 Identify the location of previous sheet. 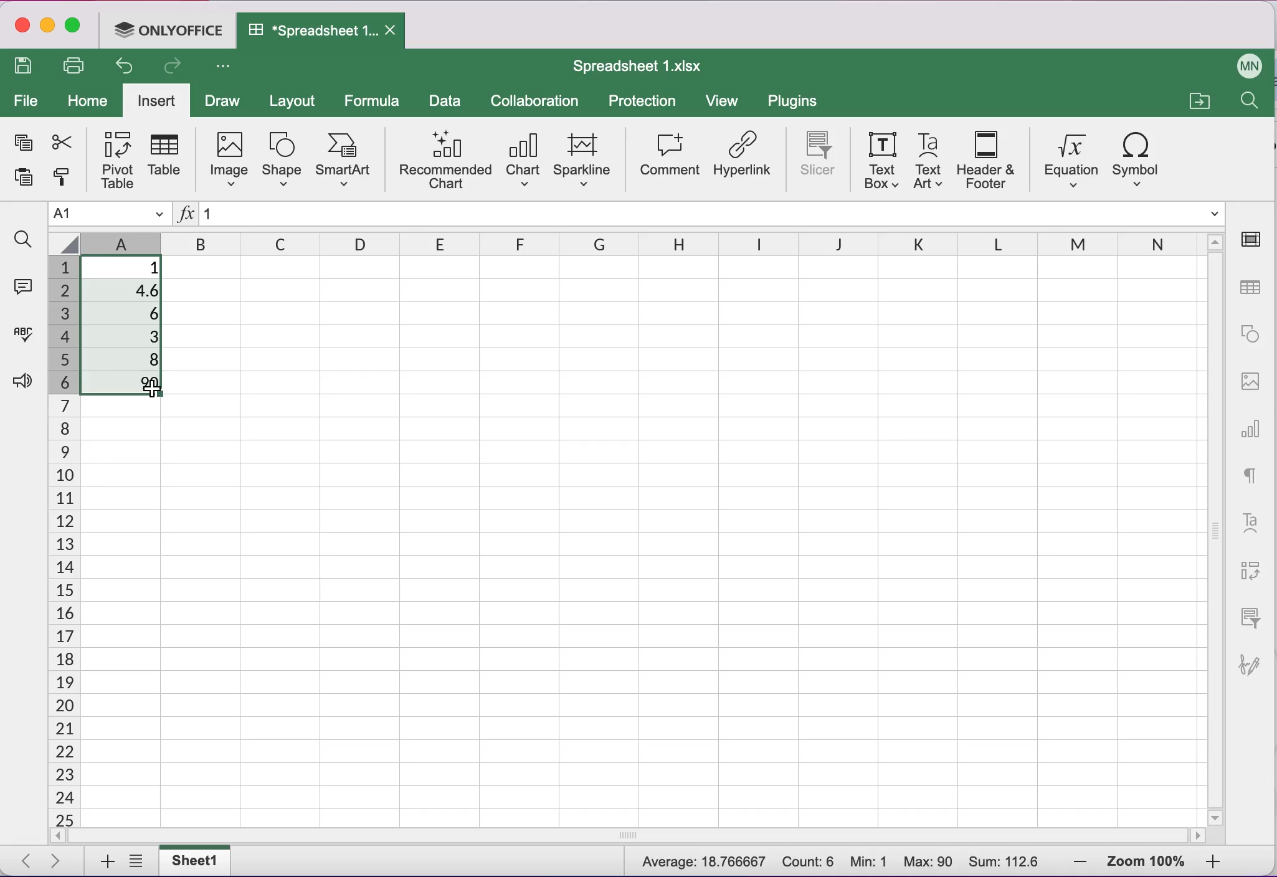
(29, 863).